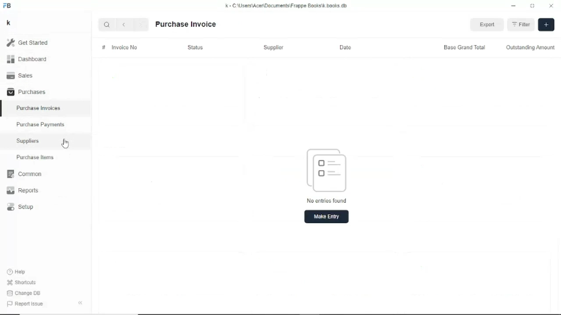 Image resolution: width=561 pixels, height=315 pixels. What do you see at coordinates (345, 46) in the screenshot?
I see `Date` at bounding box center [345, 46].